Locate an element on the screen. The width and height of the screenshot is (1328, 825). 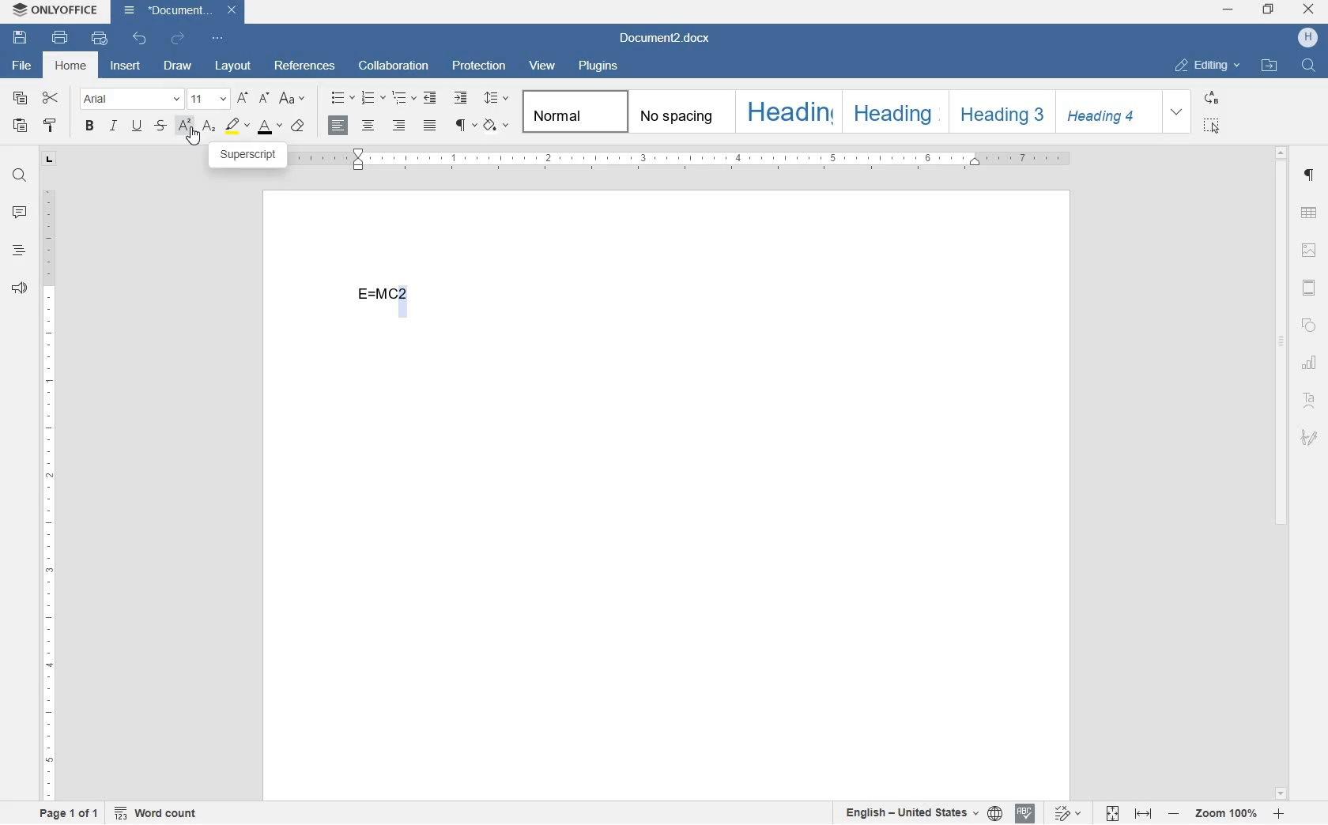
highlight color is located at coordinates (236, 126).